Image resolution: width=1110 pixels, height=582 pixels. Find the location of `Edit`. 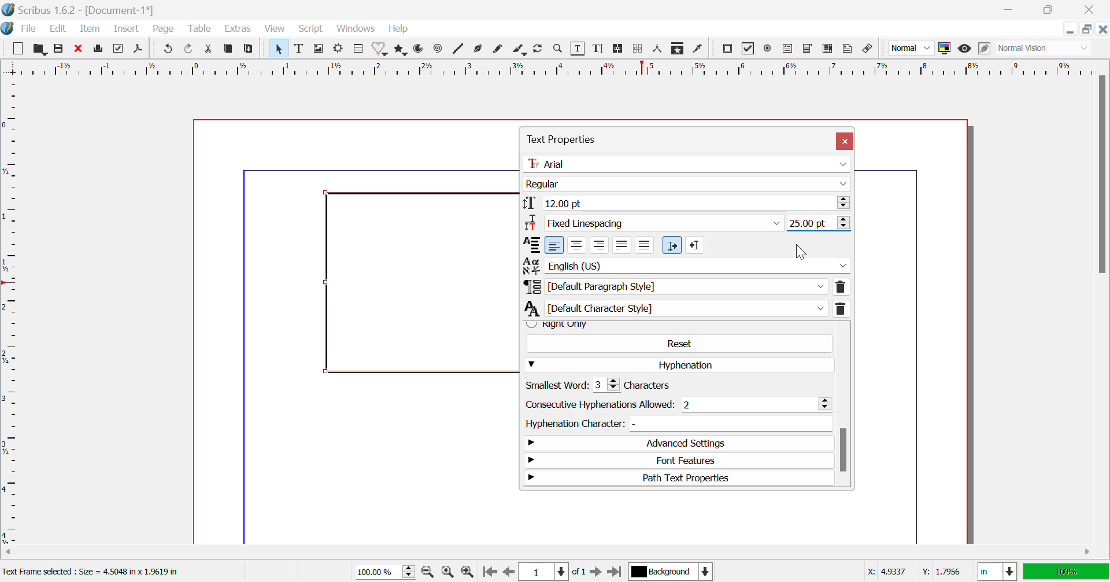

Edit is located at coordinates (60, 30).